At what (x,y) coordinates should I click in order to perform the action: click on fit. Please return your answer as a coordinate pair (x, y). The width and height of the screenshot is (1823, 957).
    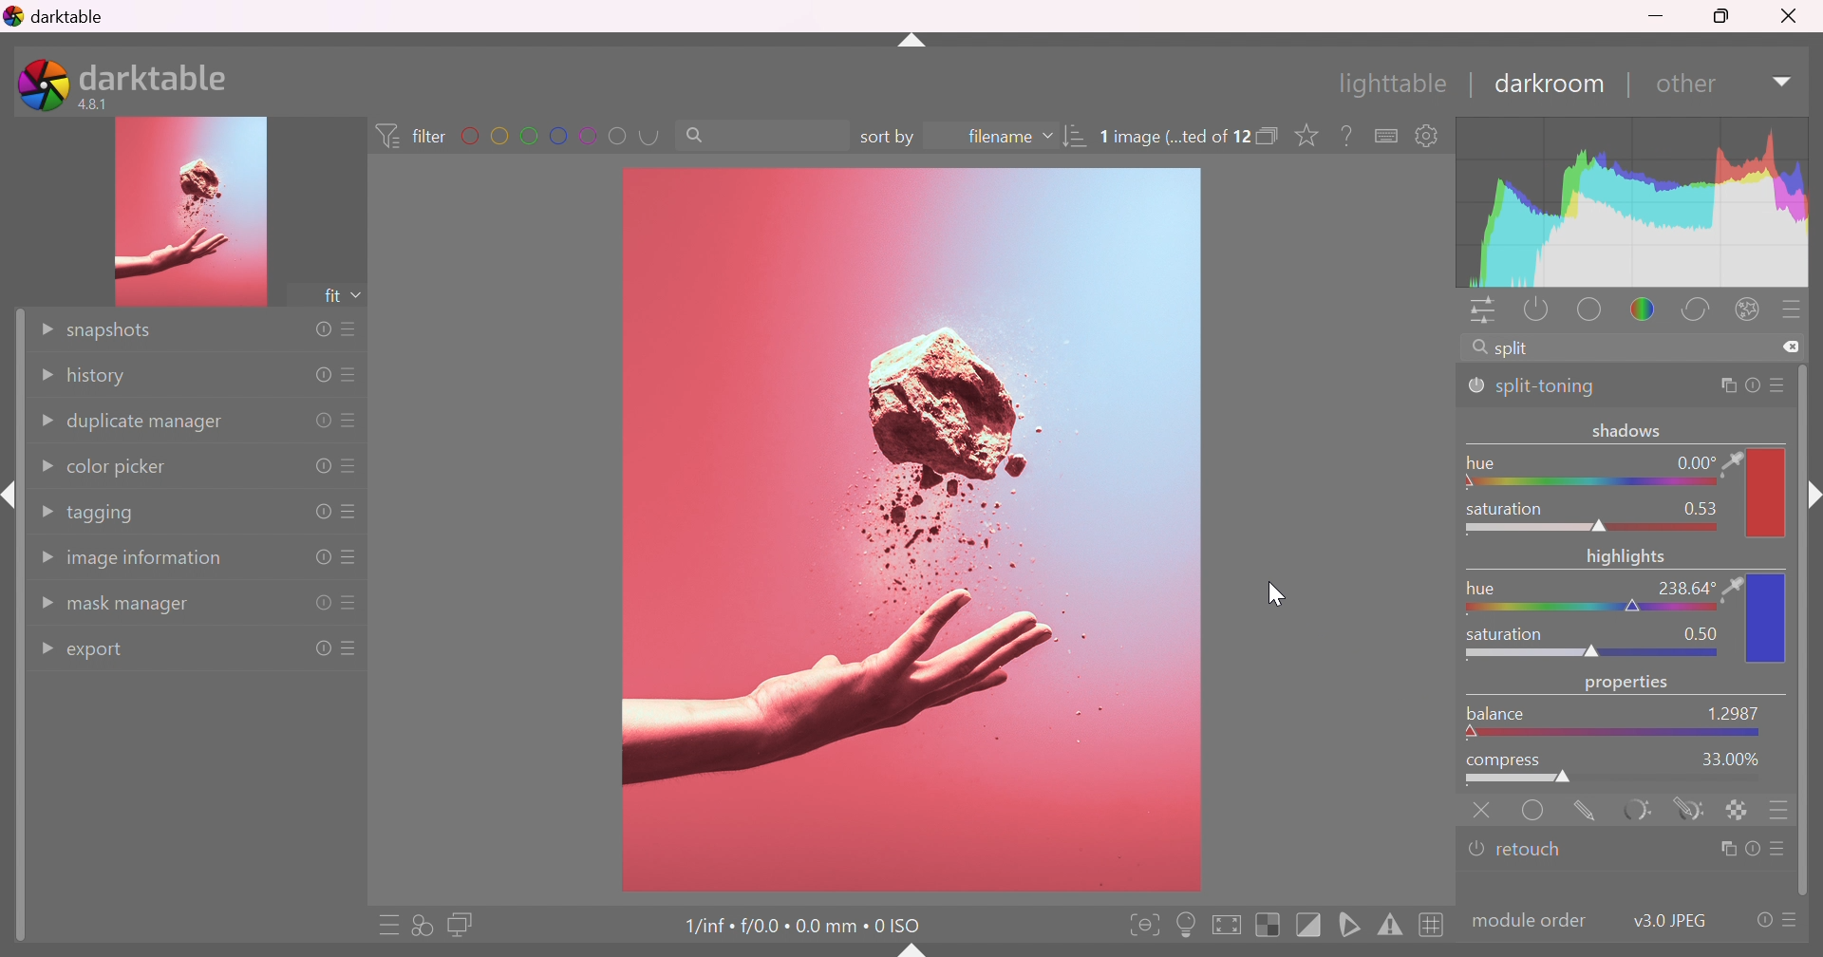
    Looking at the image, I should click on (328, 296).